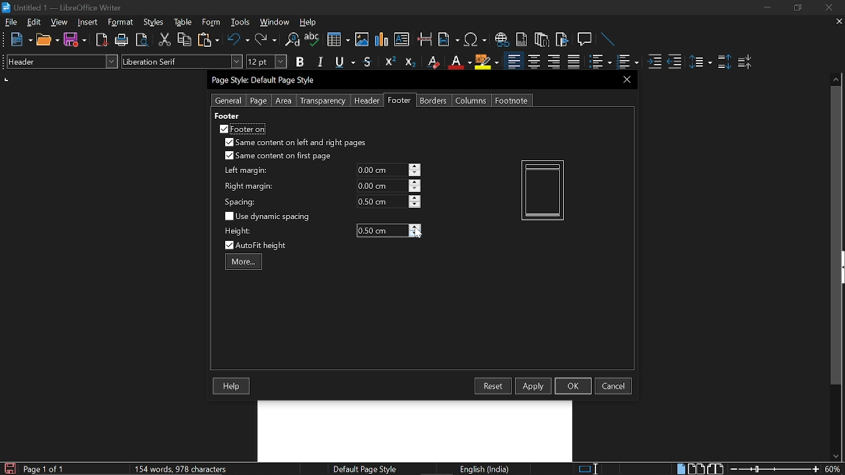 The width and height of the screenshot is (845, 475). What do you see at coordinates (415, 174) in the screenshot?
I see `decrease left margin` at bounding box center [415, 174].